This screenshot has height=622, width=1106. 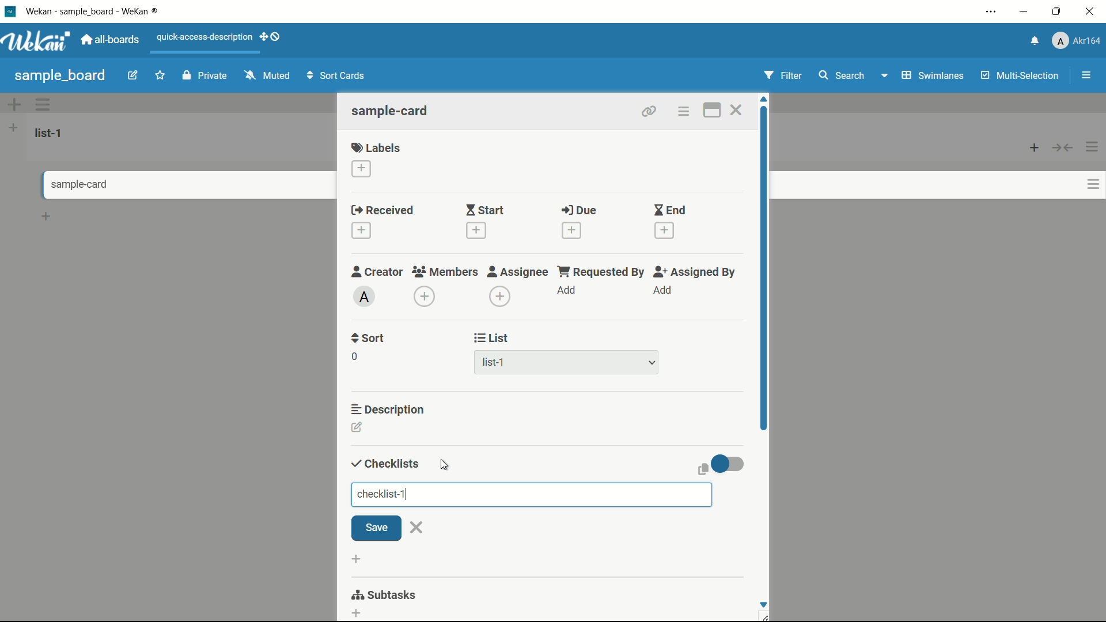 What do you see at coordinates (382, 211) in the screenshot?
I see `received` at bounding box center [382, 211].